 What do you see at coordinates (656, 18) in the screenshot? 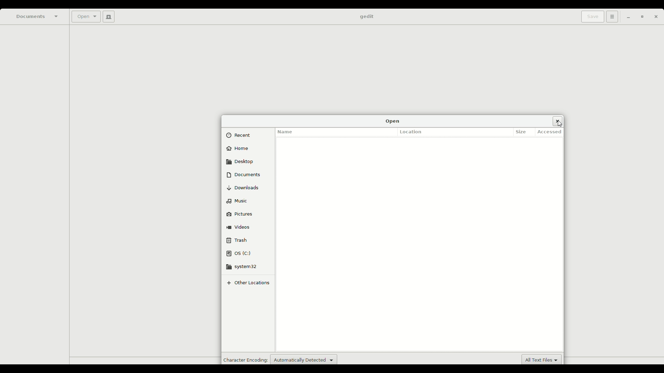
I see `Close` at bounding box center [656, 18].